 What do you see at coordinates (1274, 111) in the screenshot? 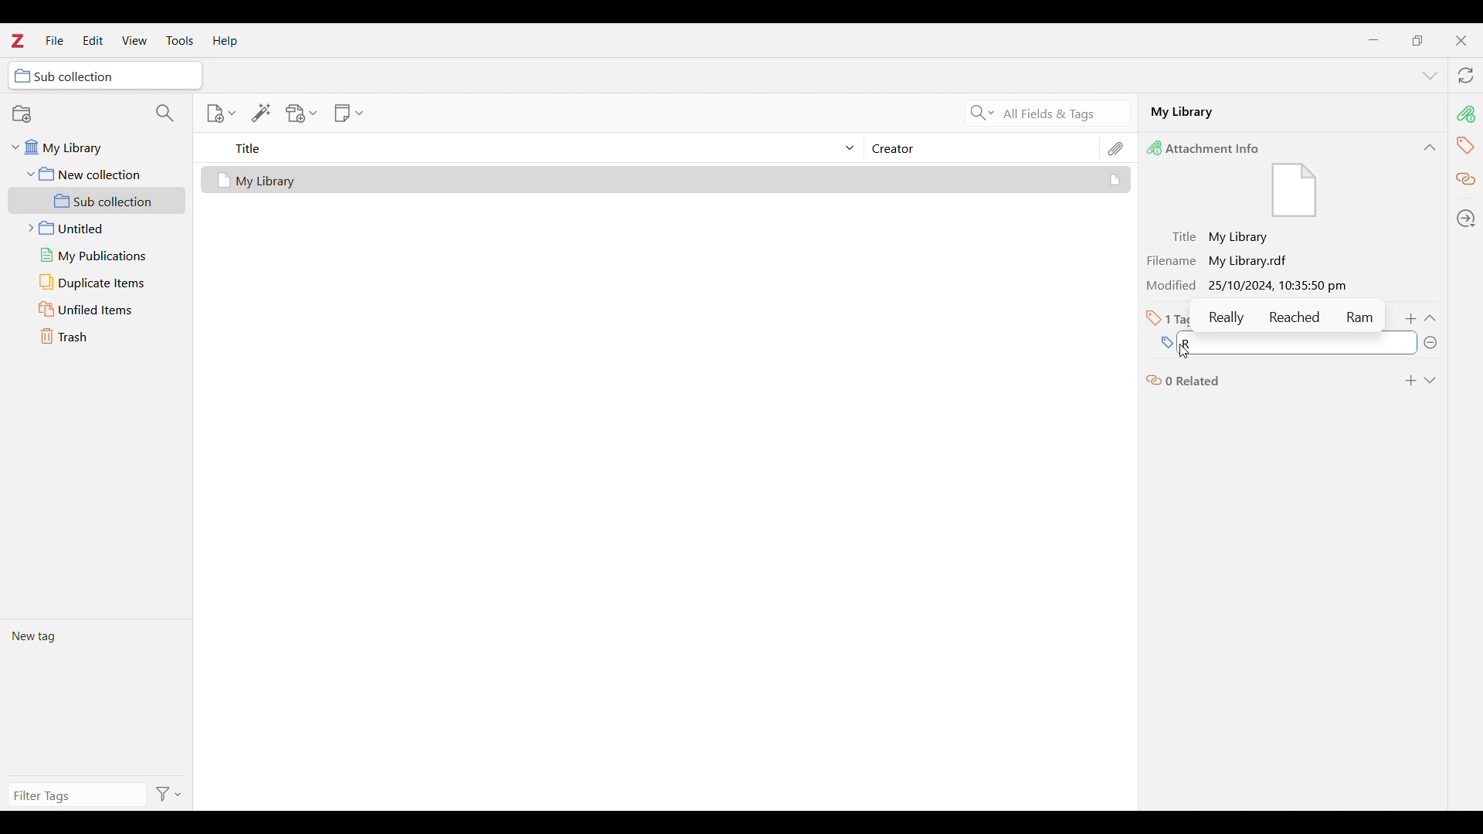
I see `Name of selected file` at bounding box center [1274, 111].